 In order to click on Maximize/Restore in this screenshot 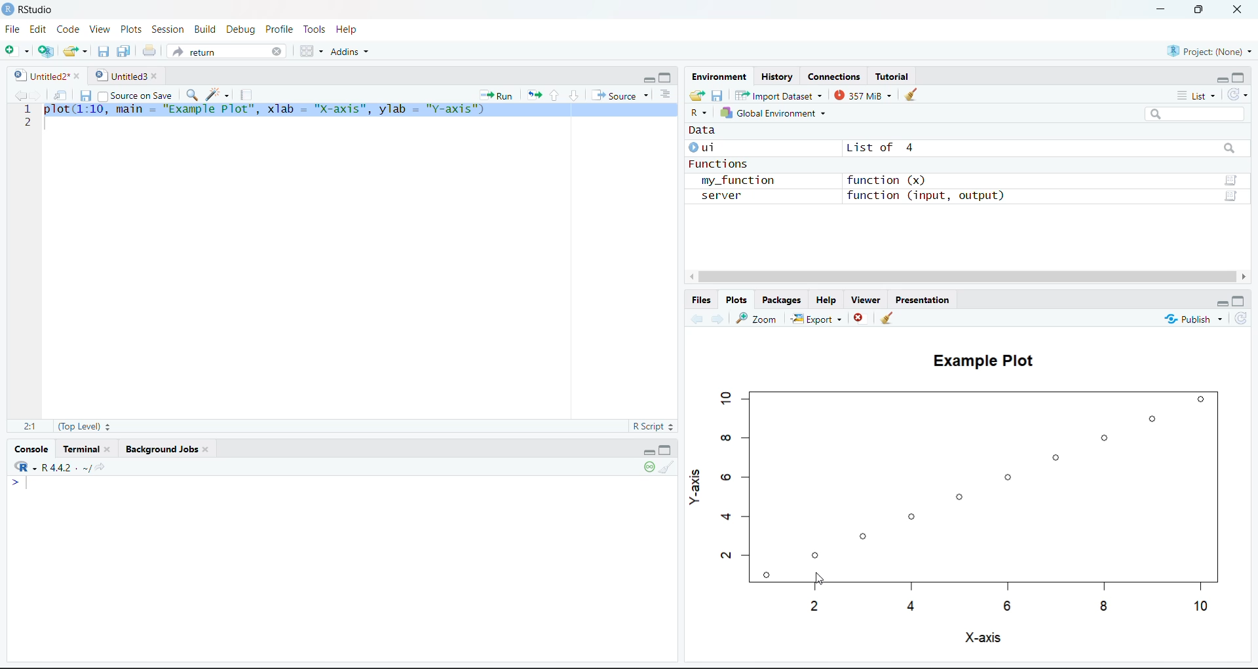, I will do `click(1239, 77)`.